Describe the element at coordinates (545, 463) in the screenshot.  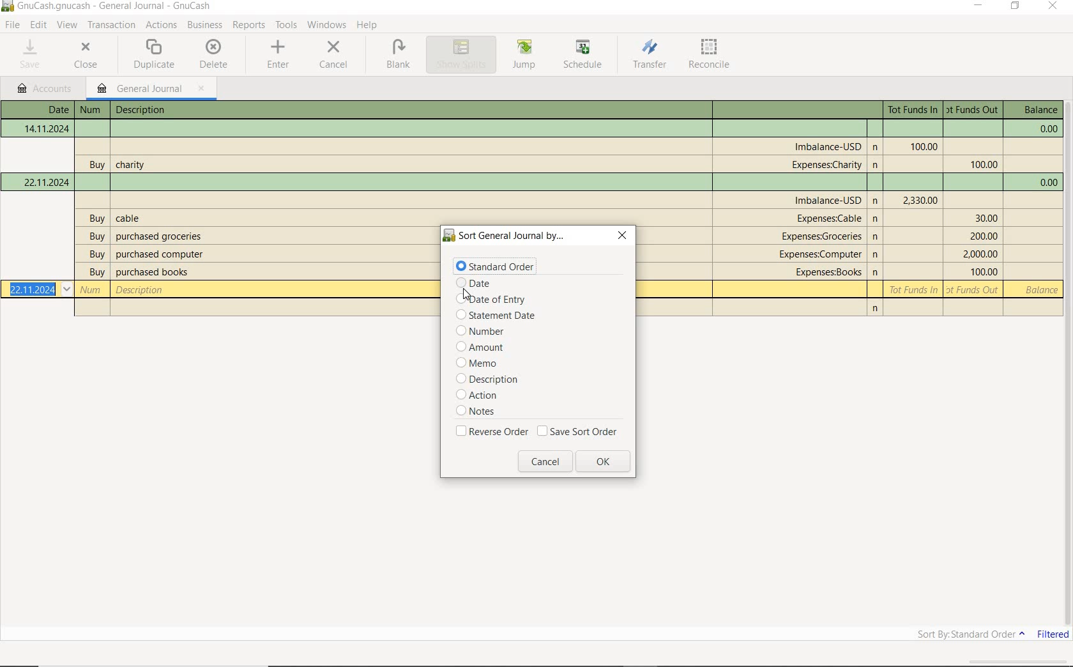
I see `cancel` at that location.